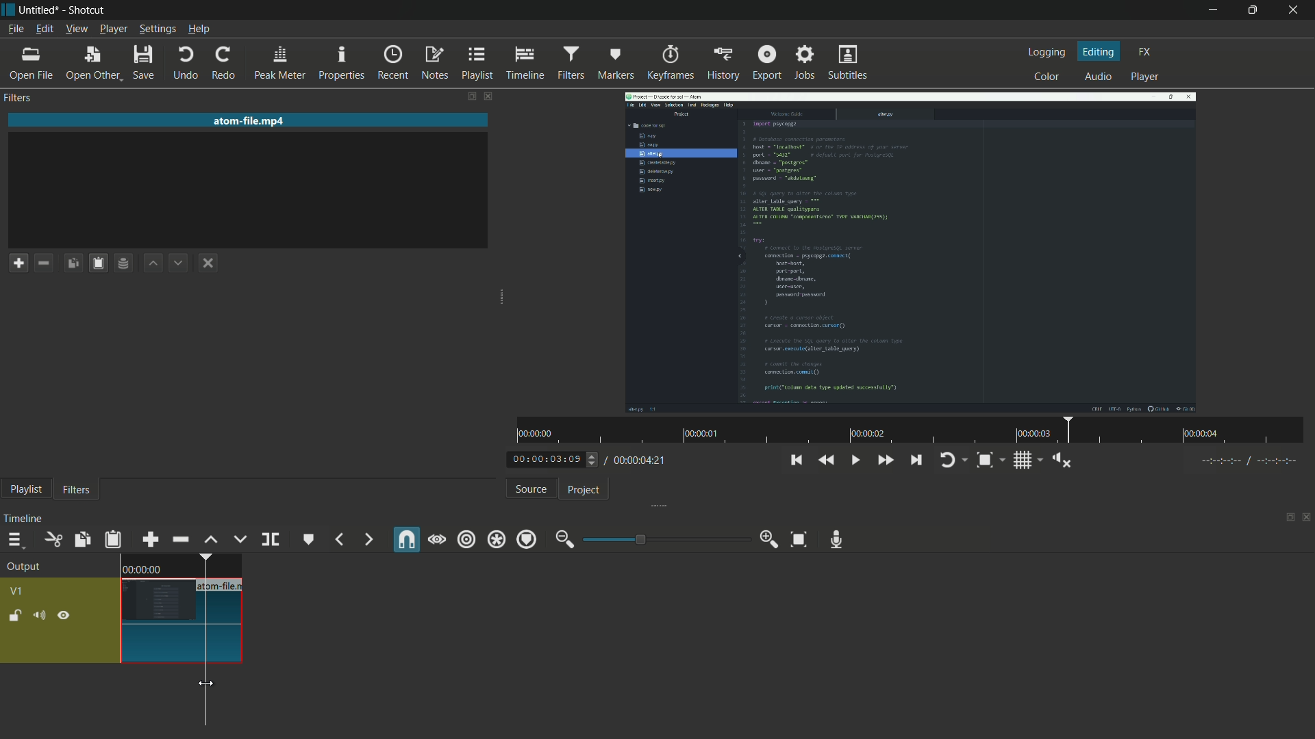 Image resolution: width=1315 pixels, height=739 pixels. What do you see at coordinates (25, 567) in the screenshot?
I see `output` at bounding box center [25, 567].